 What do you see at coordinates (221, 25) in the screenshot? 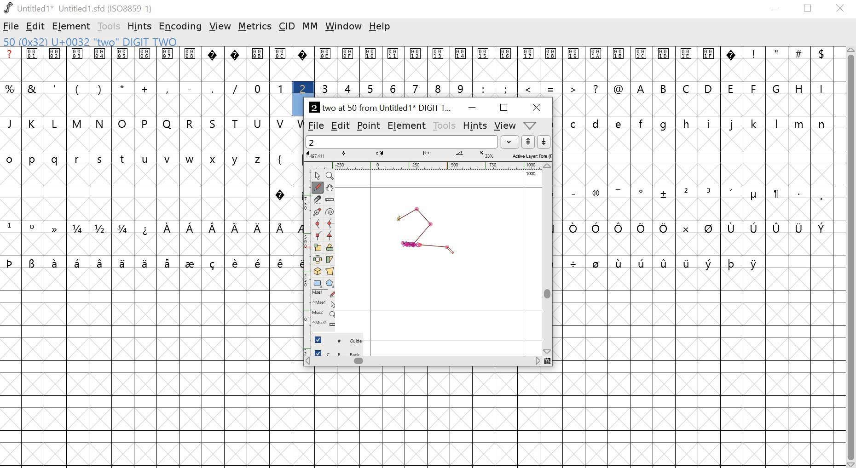
I see `view` at bounding box center [221, 25].